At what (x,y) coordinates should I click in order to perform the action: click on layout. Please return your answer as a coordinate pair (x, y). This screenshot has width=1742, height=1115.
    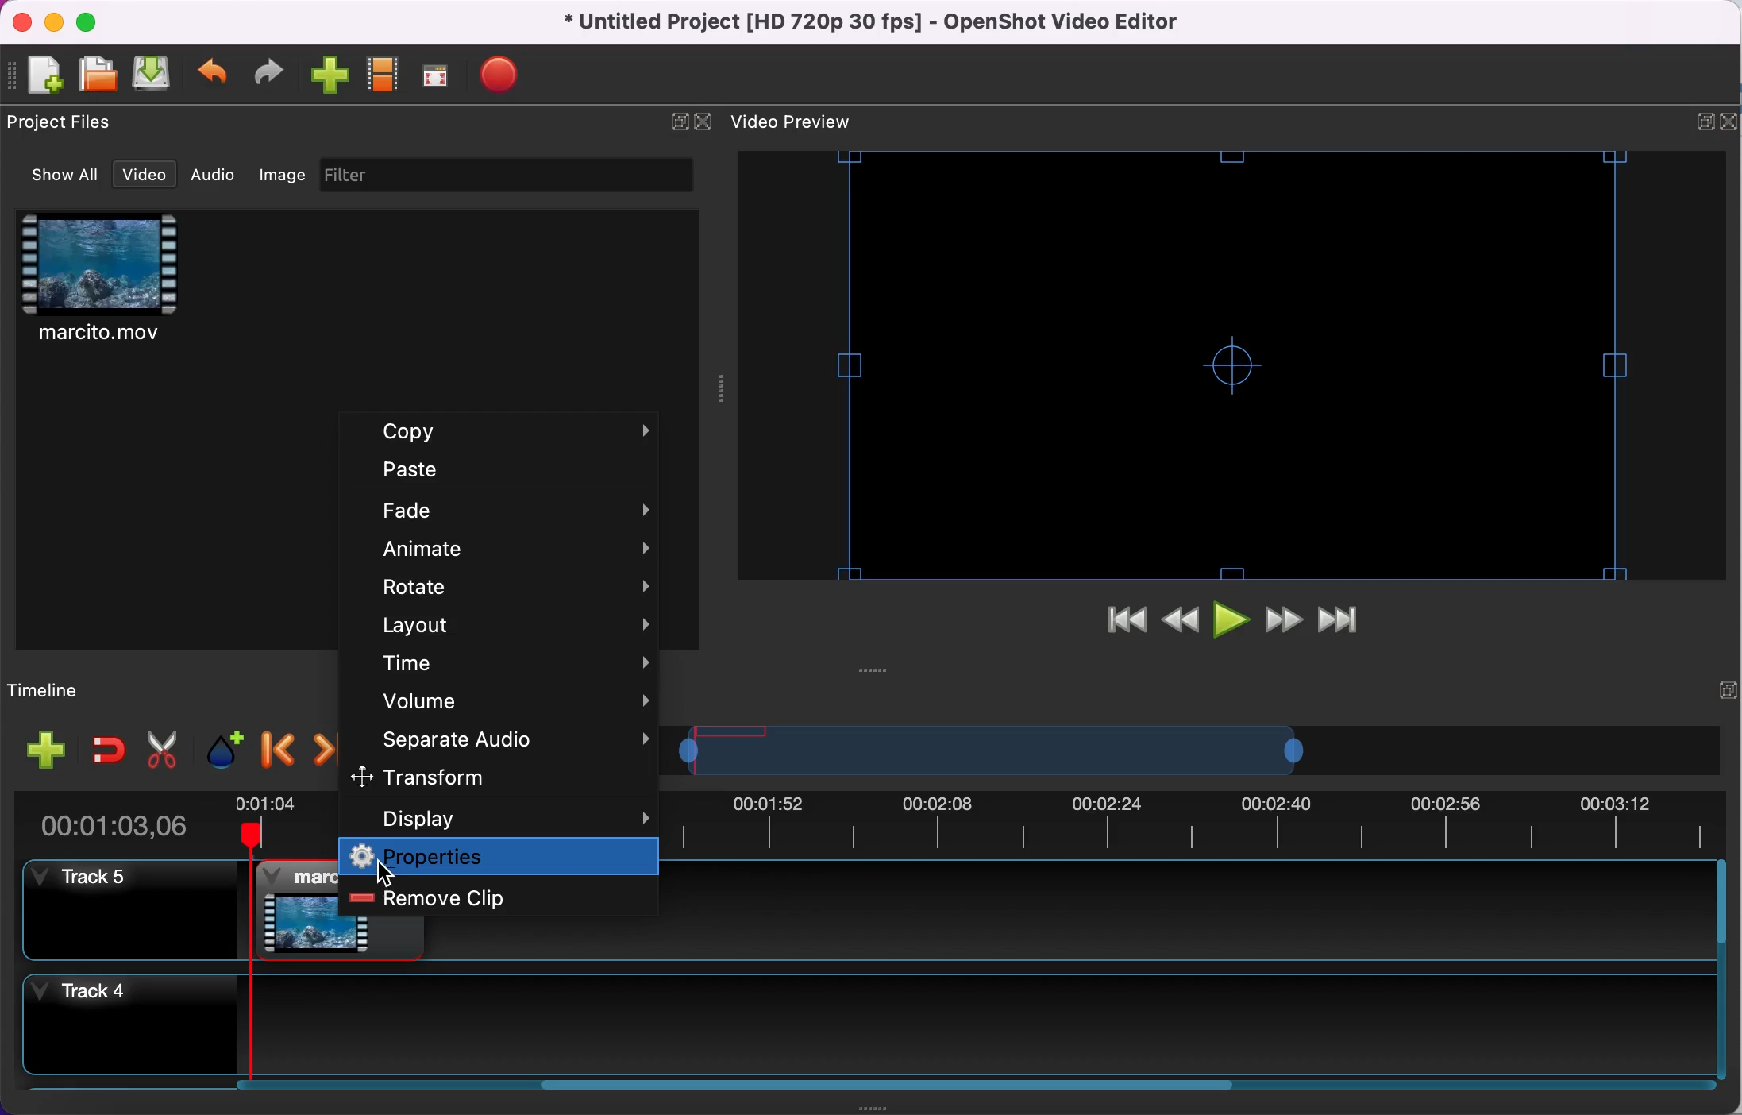
    Looking at the image, I should click on (497, 623).